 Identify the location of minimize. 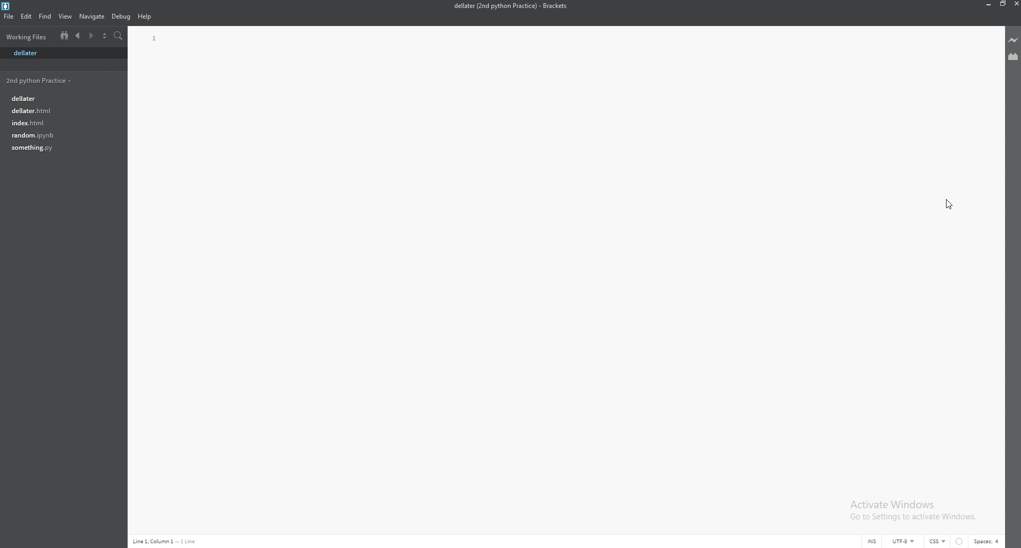
(986, 4).